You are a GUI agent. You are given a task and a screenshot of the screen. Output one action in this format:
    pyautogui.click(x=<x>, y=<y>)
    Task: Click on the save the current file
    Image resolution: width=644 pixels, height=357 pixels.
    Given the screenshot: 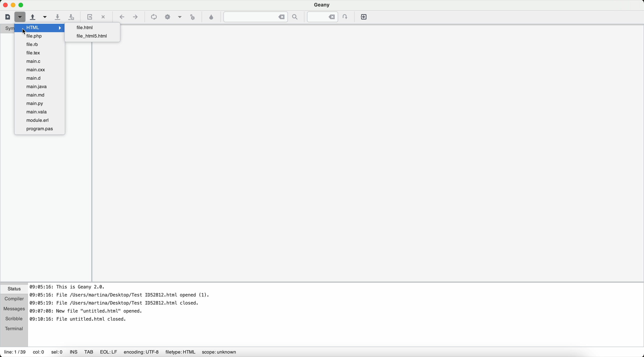 What is the action you would take?
    pyautogui.click(x=58, y=17)
    